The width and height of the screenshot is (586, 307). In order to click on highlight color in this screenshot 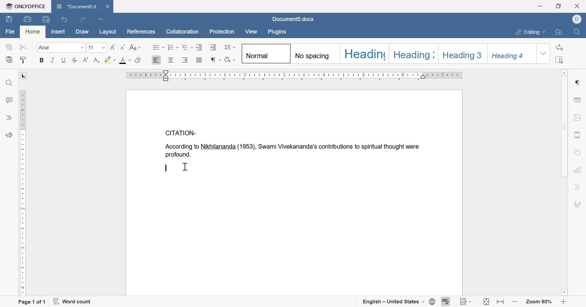, I will do `click(110, 60)`.